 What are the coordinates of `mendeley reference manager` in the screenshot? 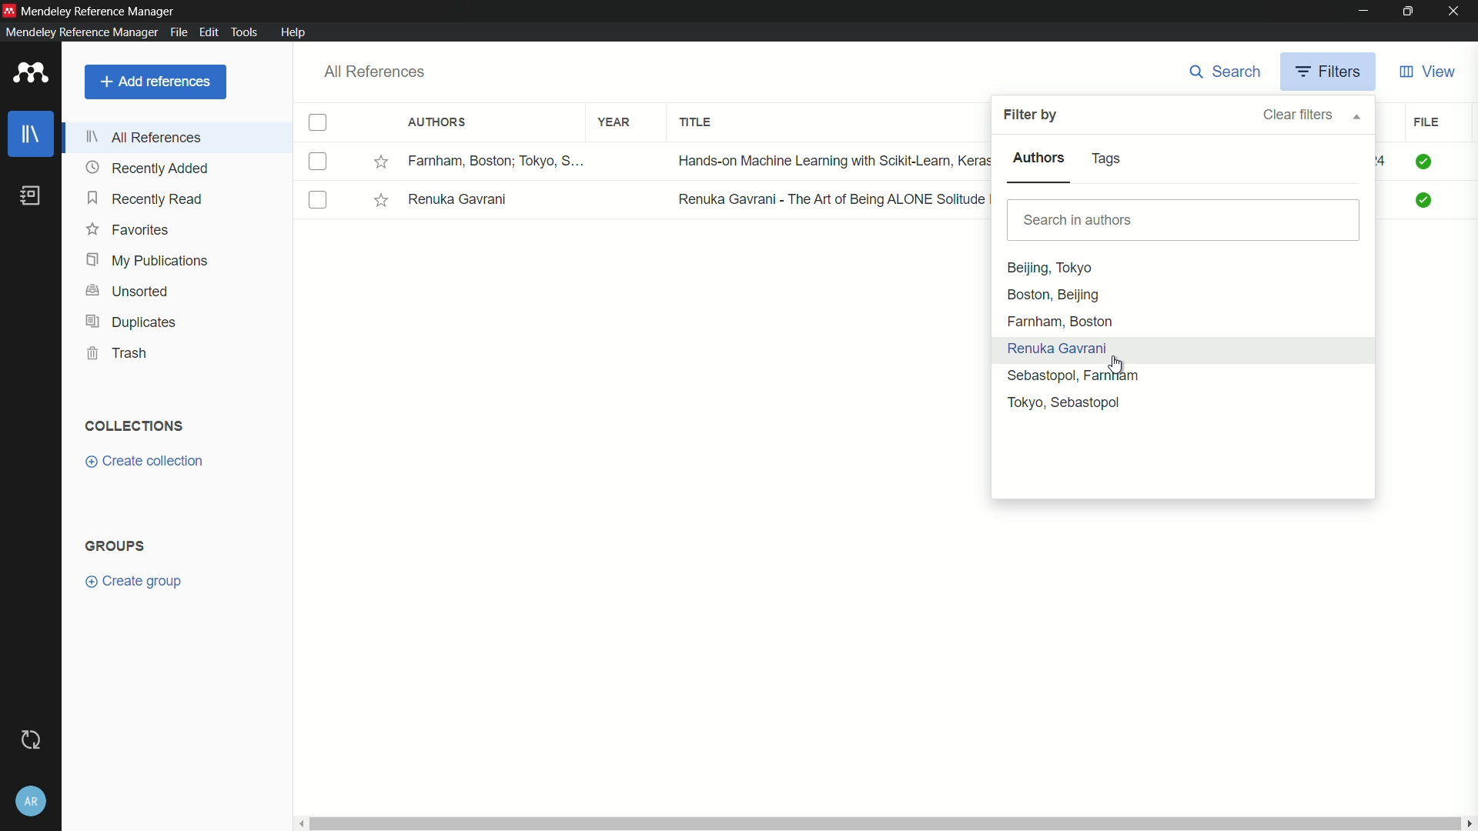 It's located at (82, 32).